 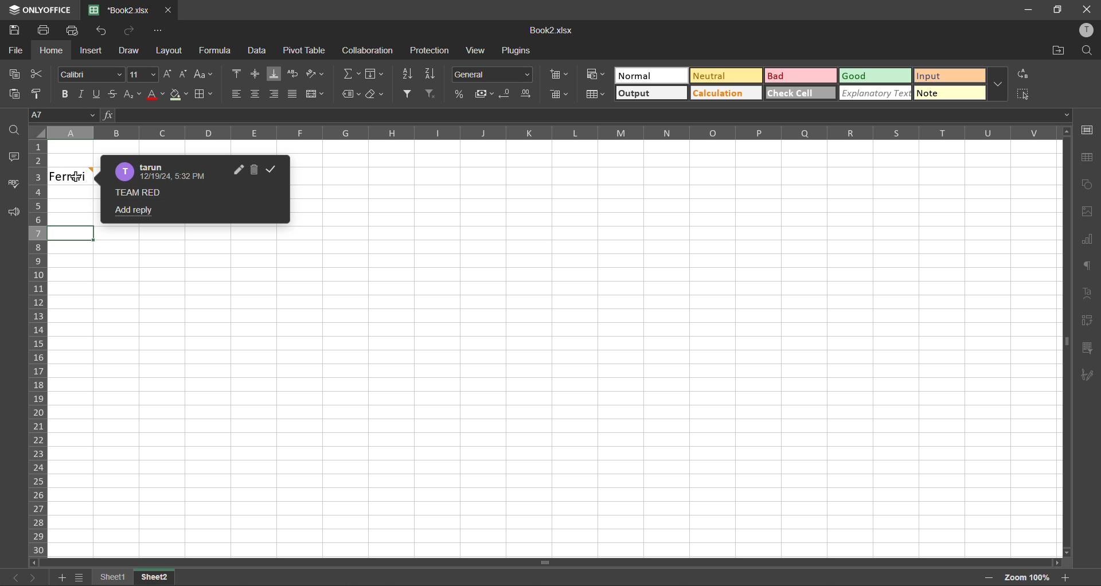 What do you see at coordinates (585, 115) in the screenshot?
I see `formula bar` at bounding box center [585, 115].